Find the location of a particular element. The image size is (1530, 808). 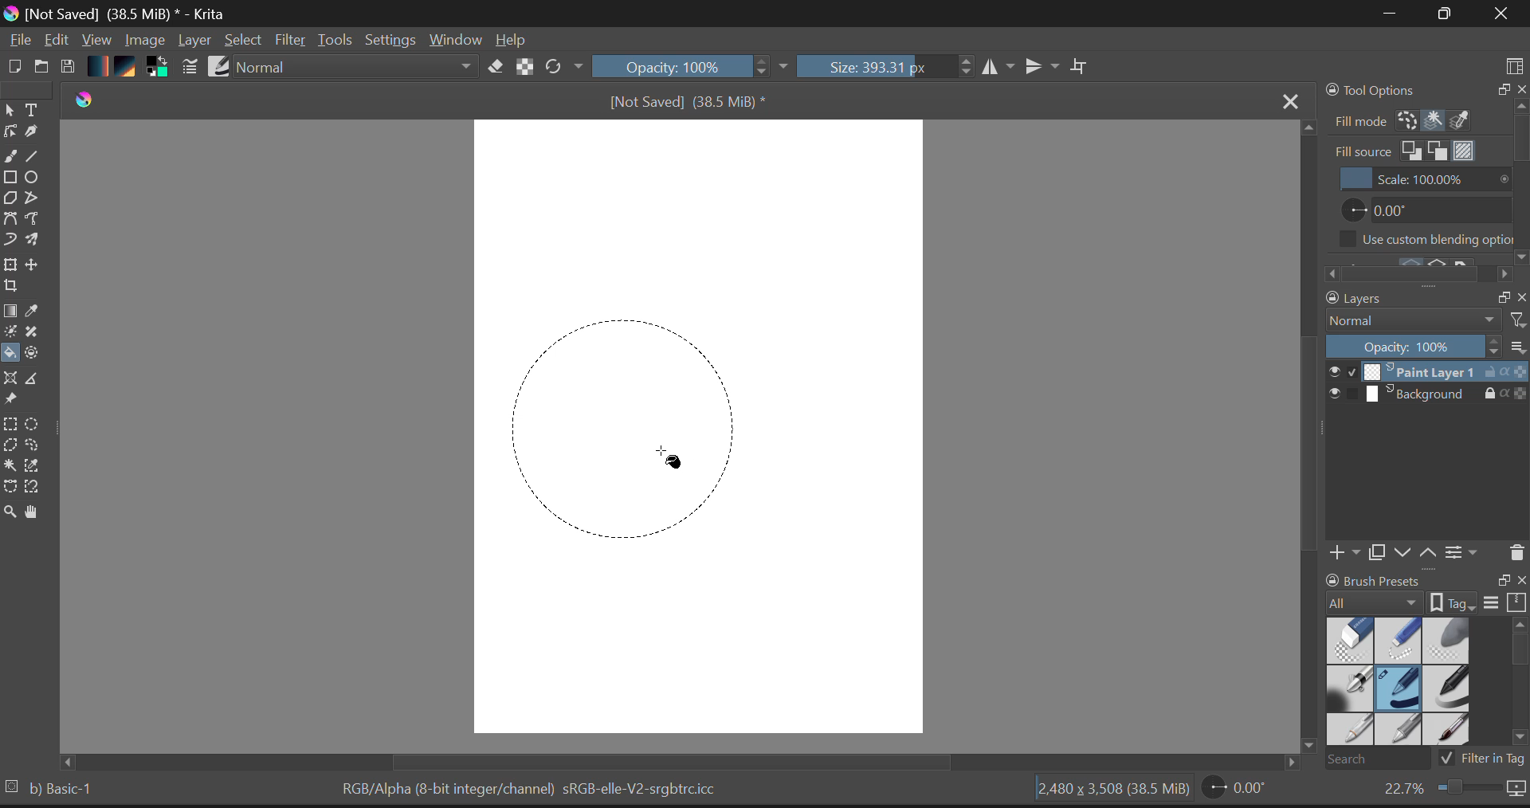

Scroll Bar is located at coordinates (687, 761).